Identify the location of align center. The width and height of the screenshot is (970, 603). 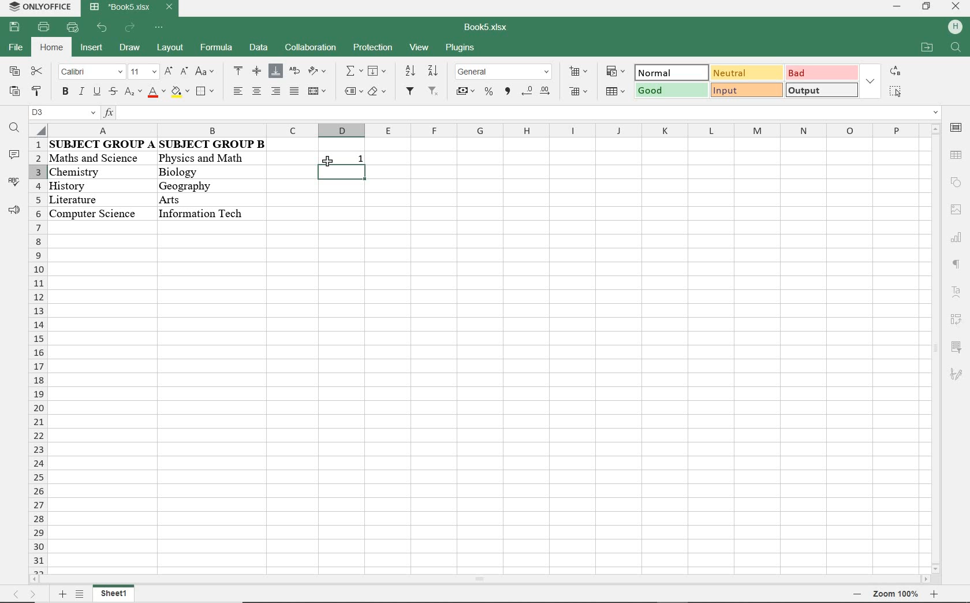
(256, 91).